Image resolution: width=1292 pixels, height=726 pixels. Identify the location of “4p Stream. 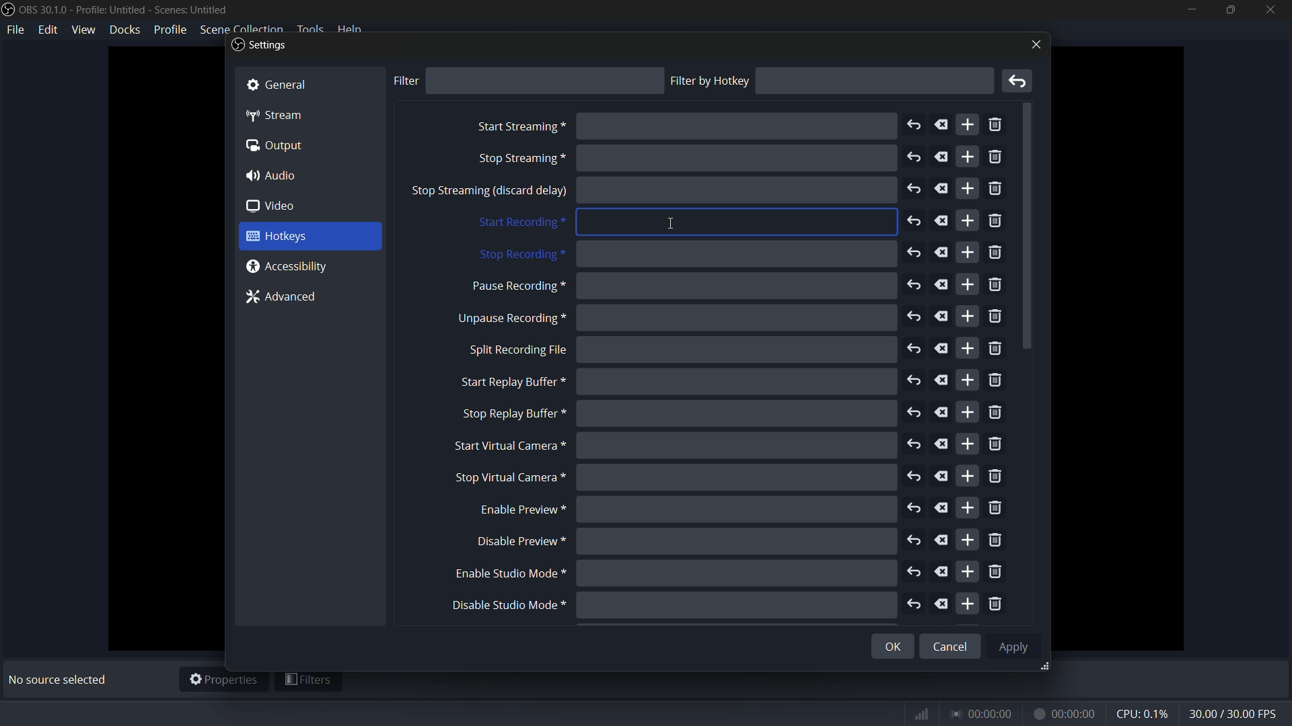
(283, 114).